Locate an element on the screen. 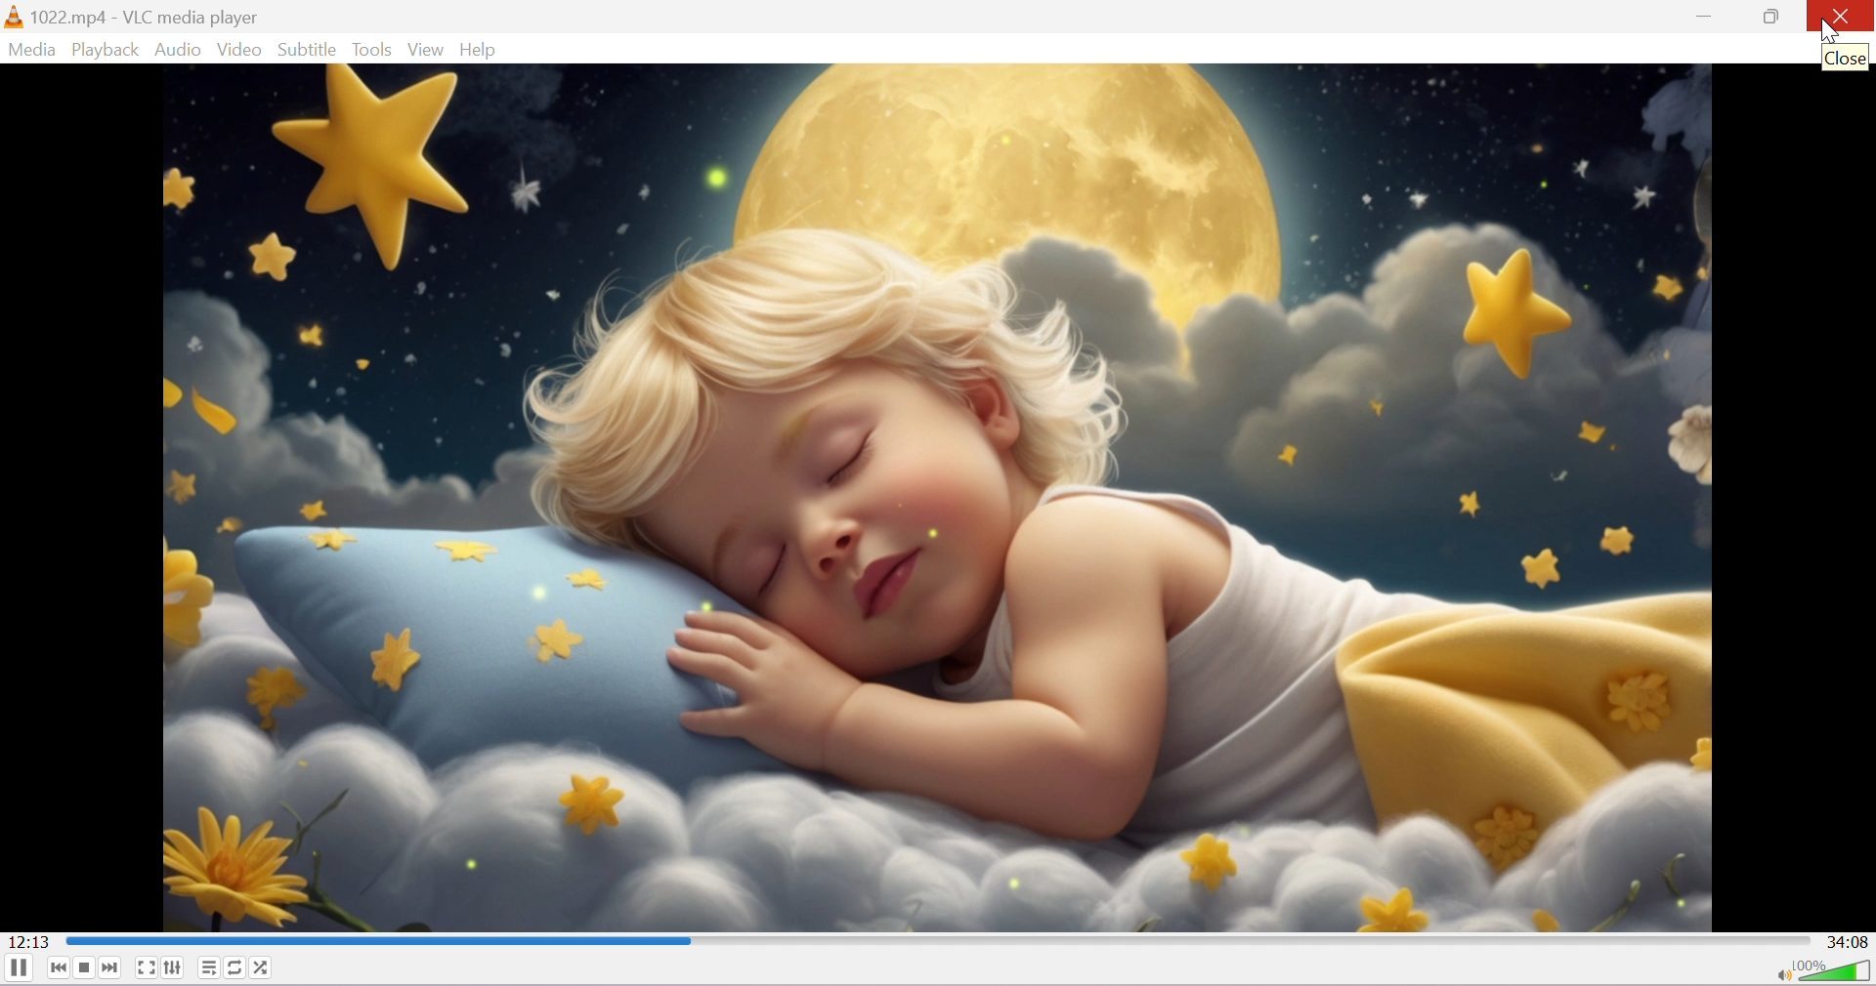 The width and height of the screenshot is (1876, 986). Help is located at coordinates (484, 50).